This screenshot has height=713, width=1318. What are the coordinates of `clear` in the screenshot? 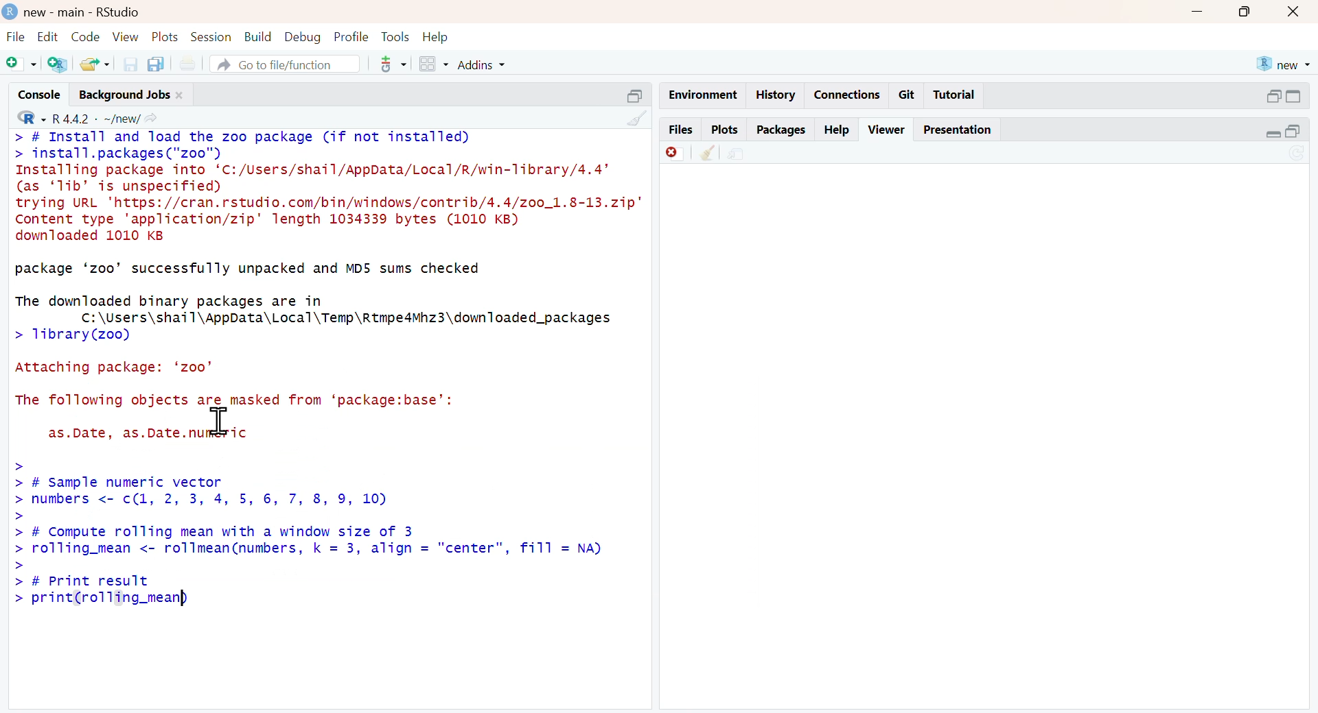 It's located at (710, 152).